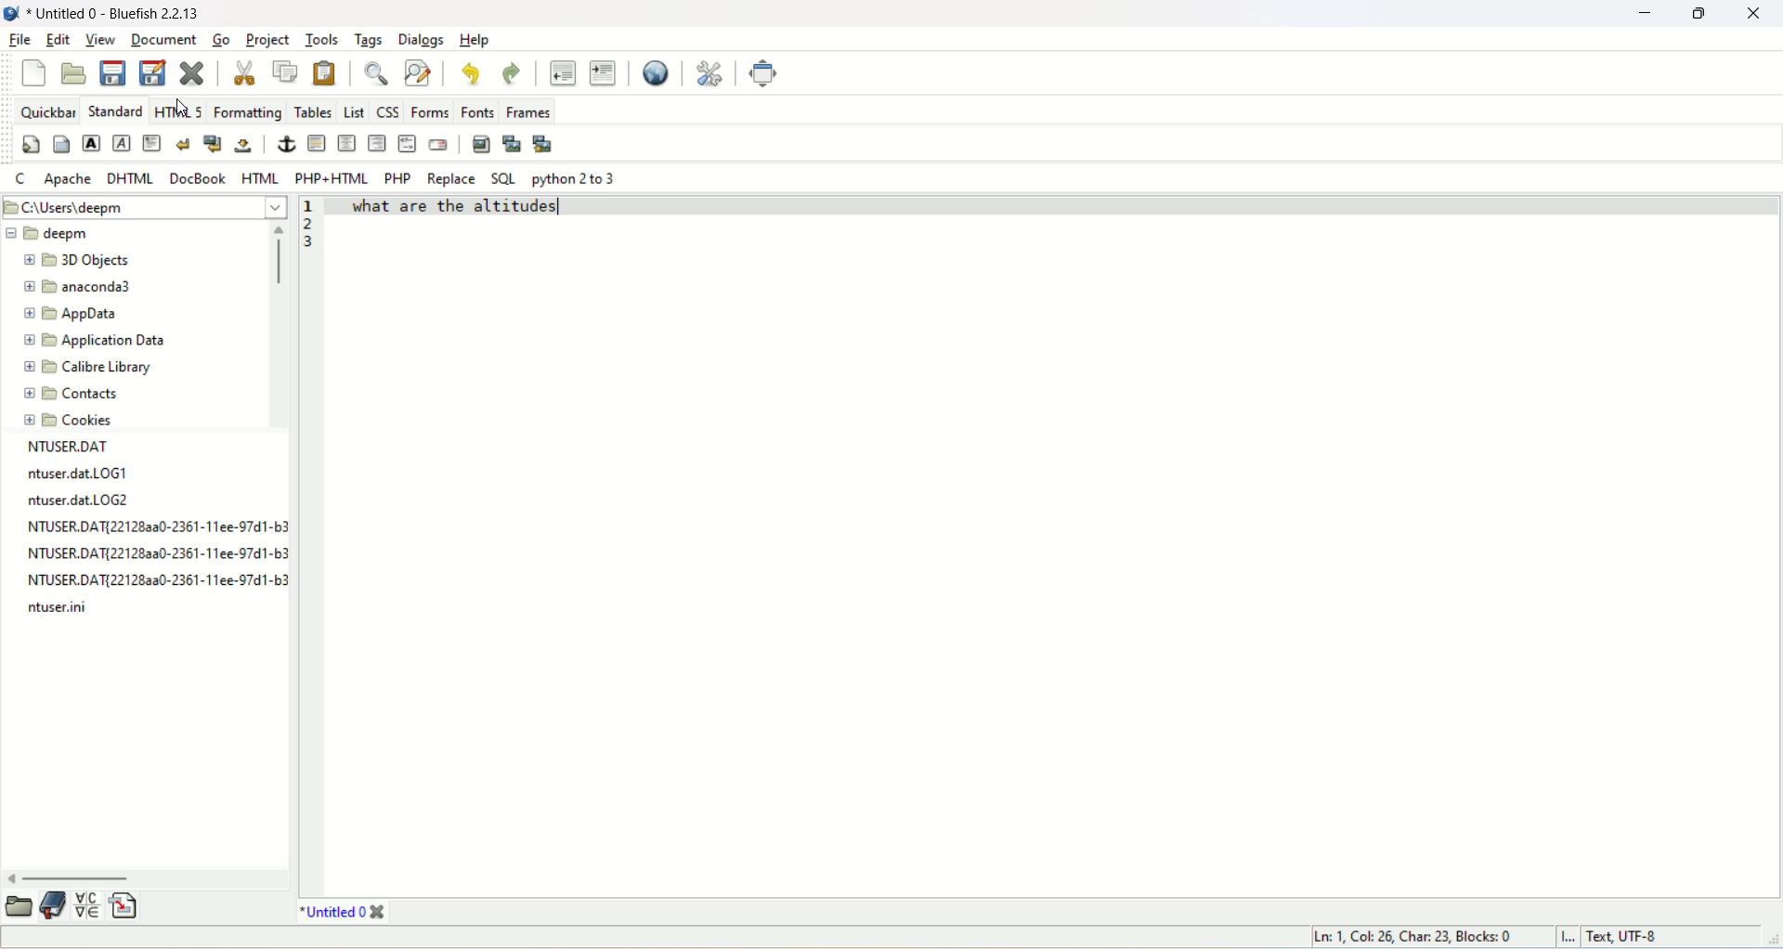 Image resolution: width=1783 pixels, height=949 pixels. What do you see at coordinates (1641, 14) in the screenshot?
I see `minimize` at bounding box center [1641, 14].